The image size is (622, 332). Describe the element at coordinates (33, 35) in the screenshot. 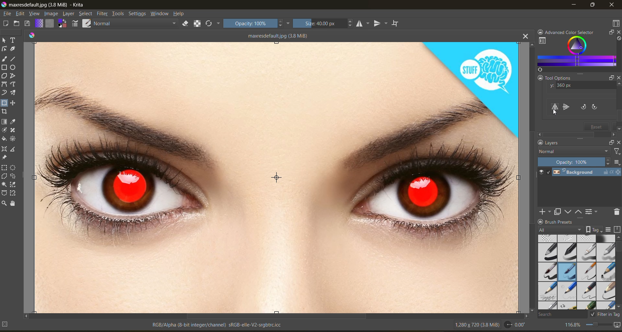

I see `colors` at that location.